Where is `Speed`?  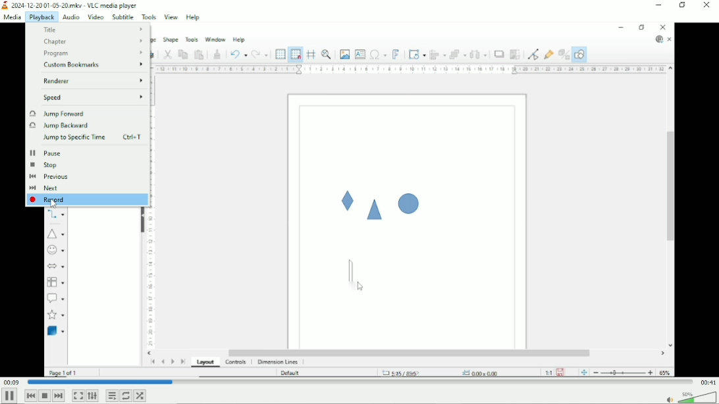 Speed is located at coordinates (92, 98).